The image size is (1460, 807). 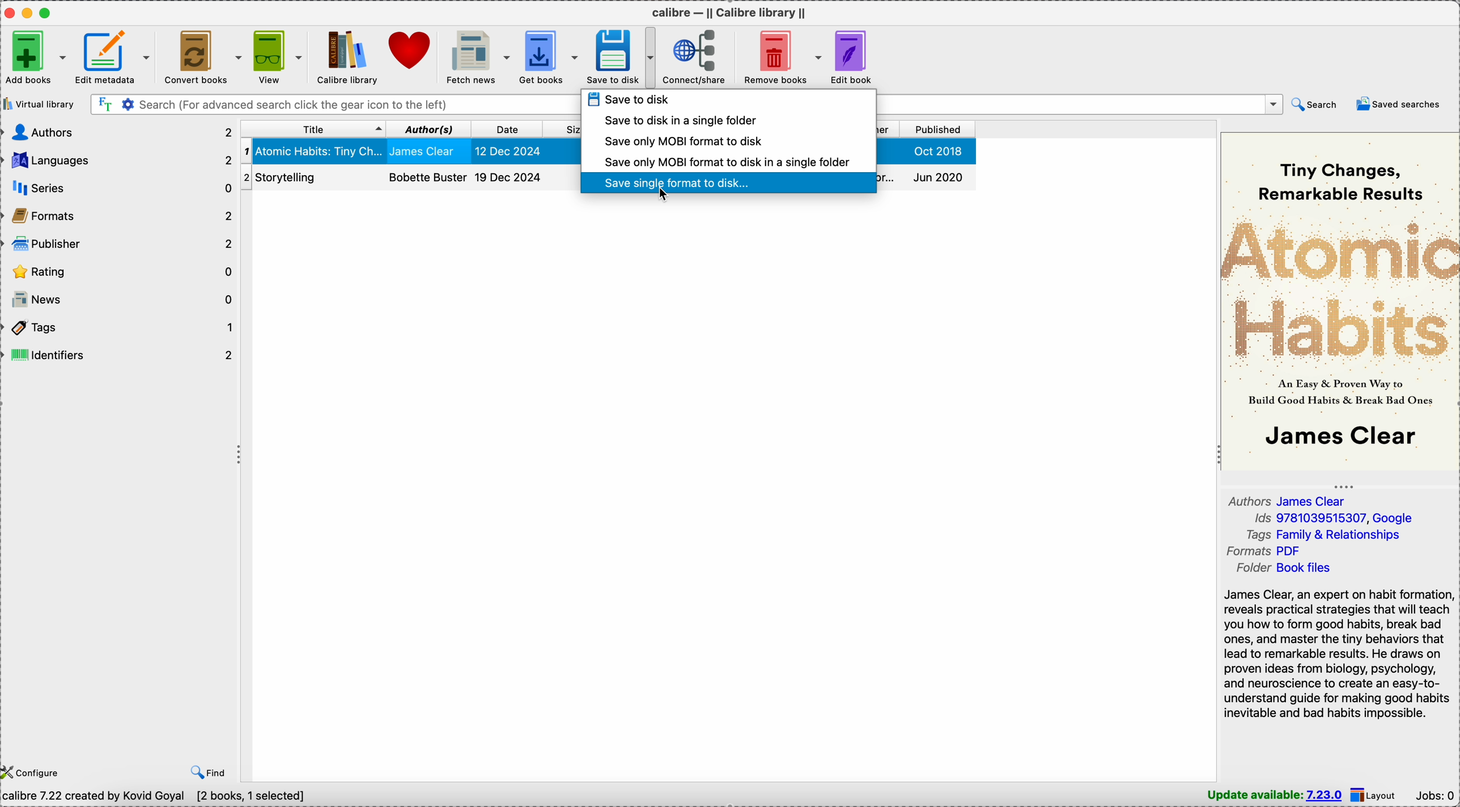 What do you see at coordinates (546, 56) in the screenshot?
I see `get books` at bounding box center [546, 56].